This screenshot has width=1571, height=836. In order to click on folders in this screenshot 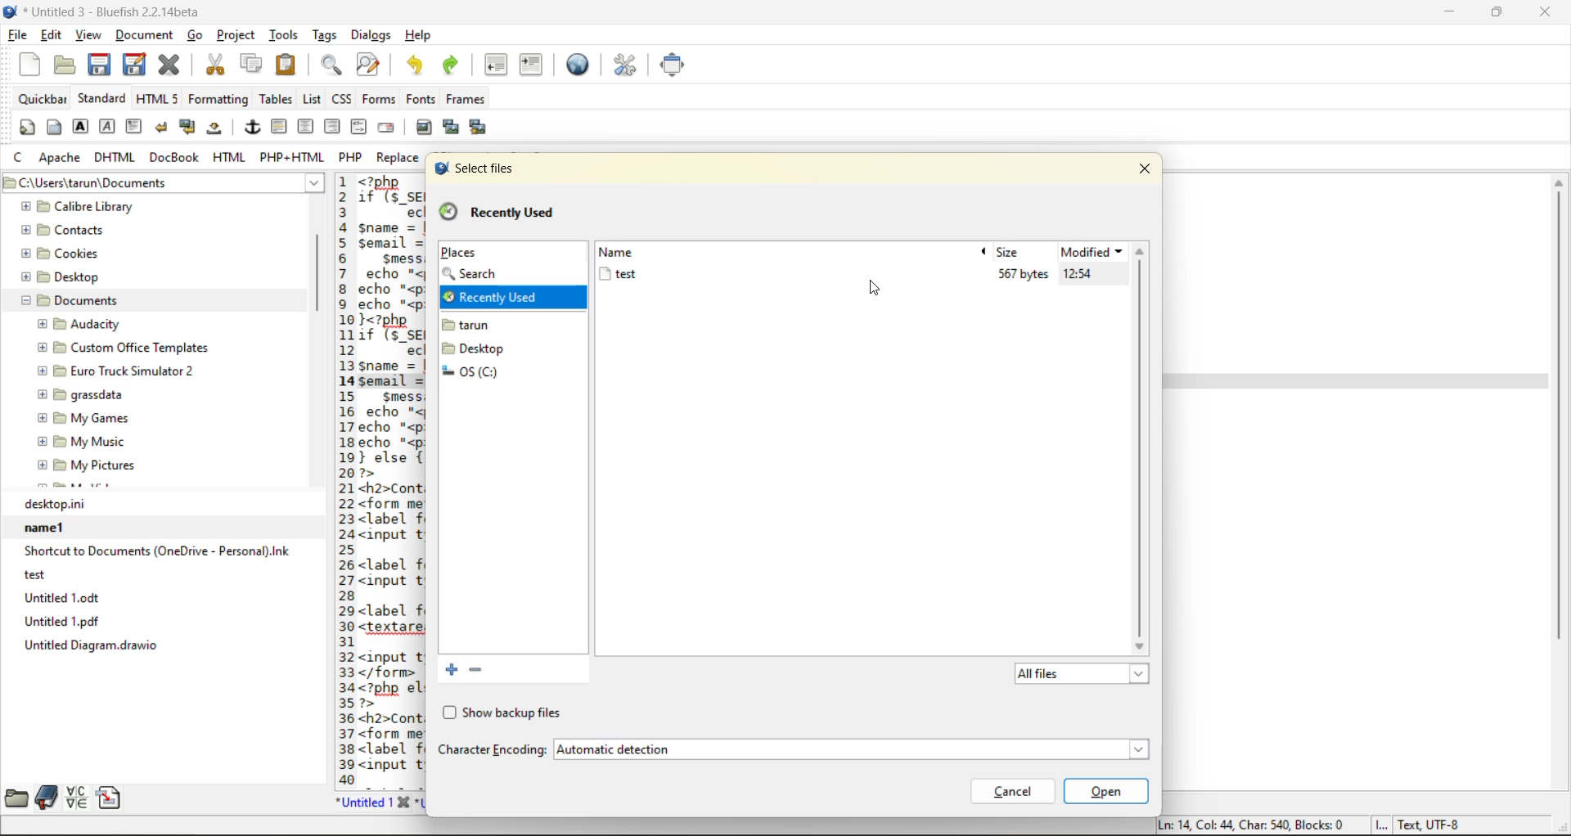, I will do `click(480, 360)`.